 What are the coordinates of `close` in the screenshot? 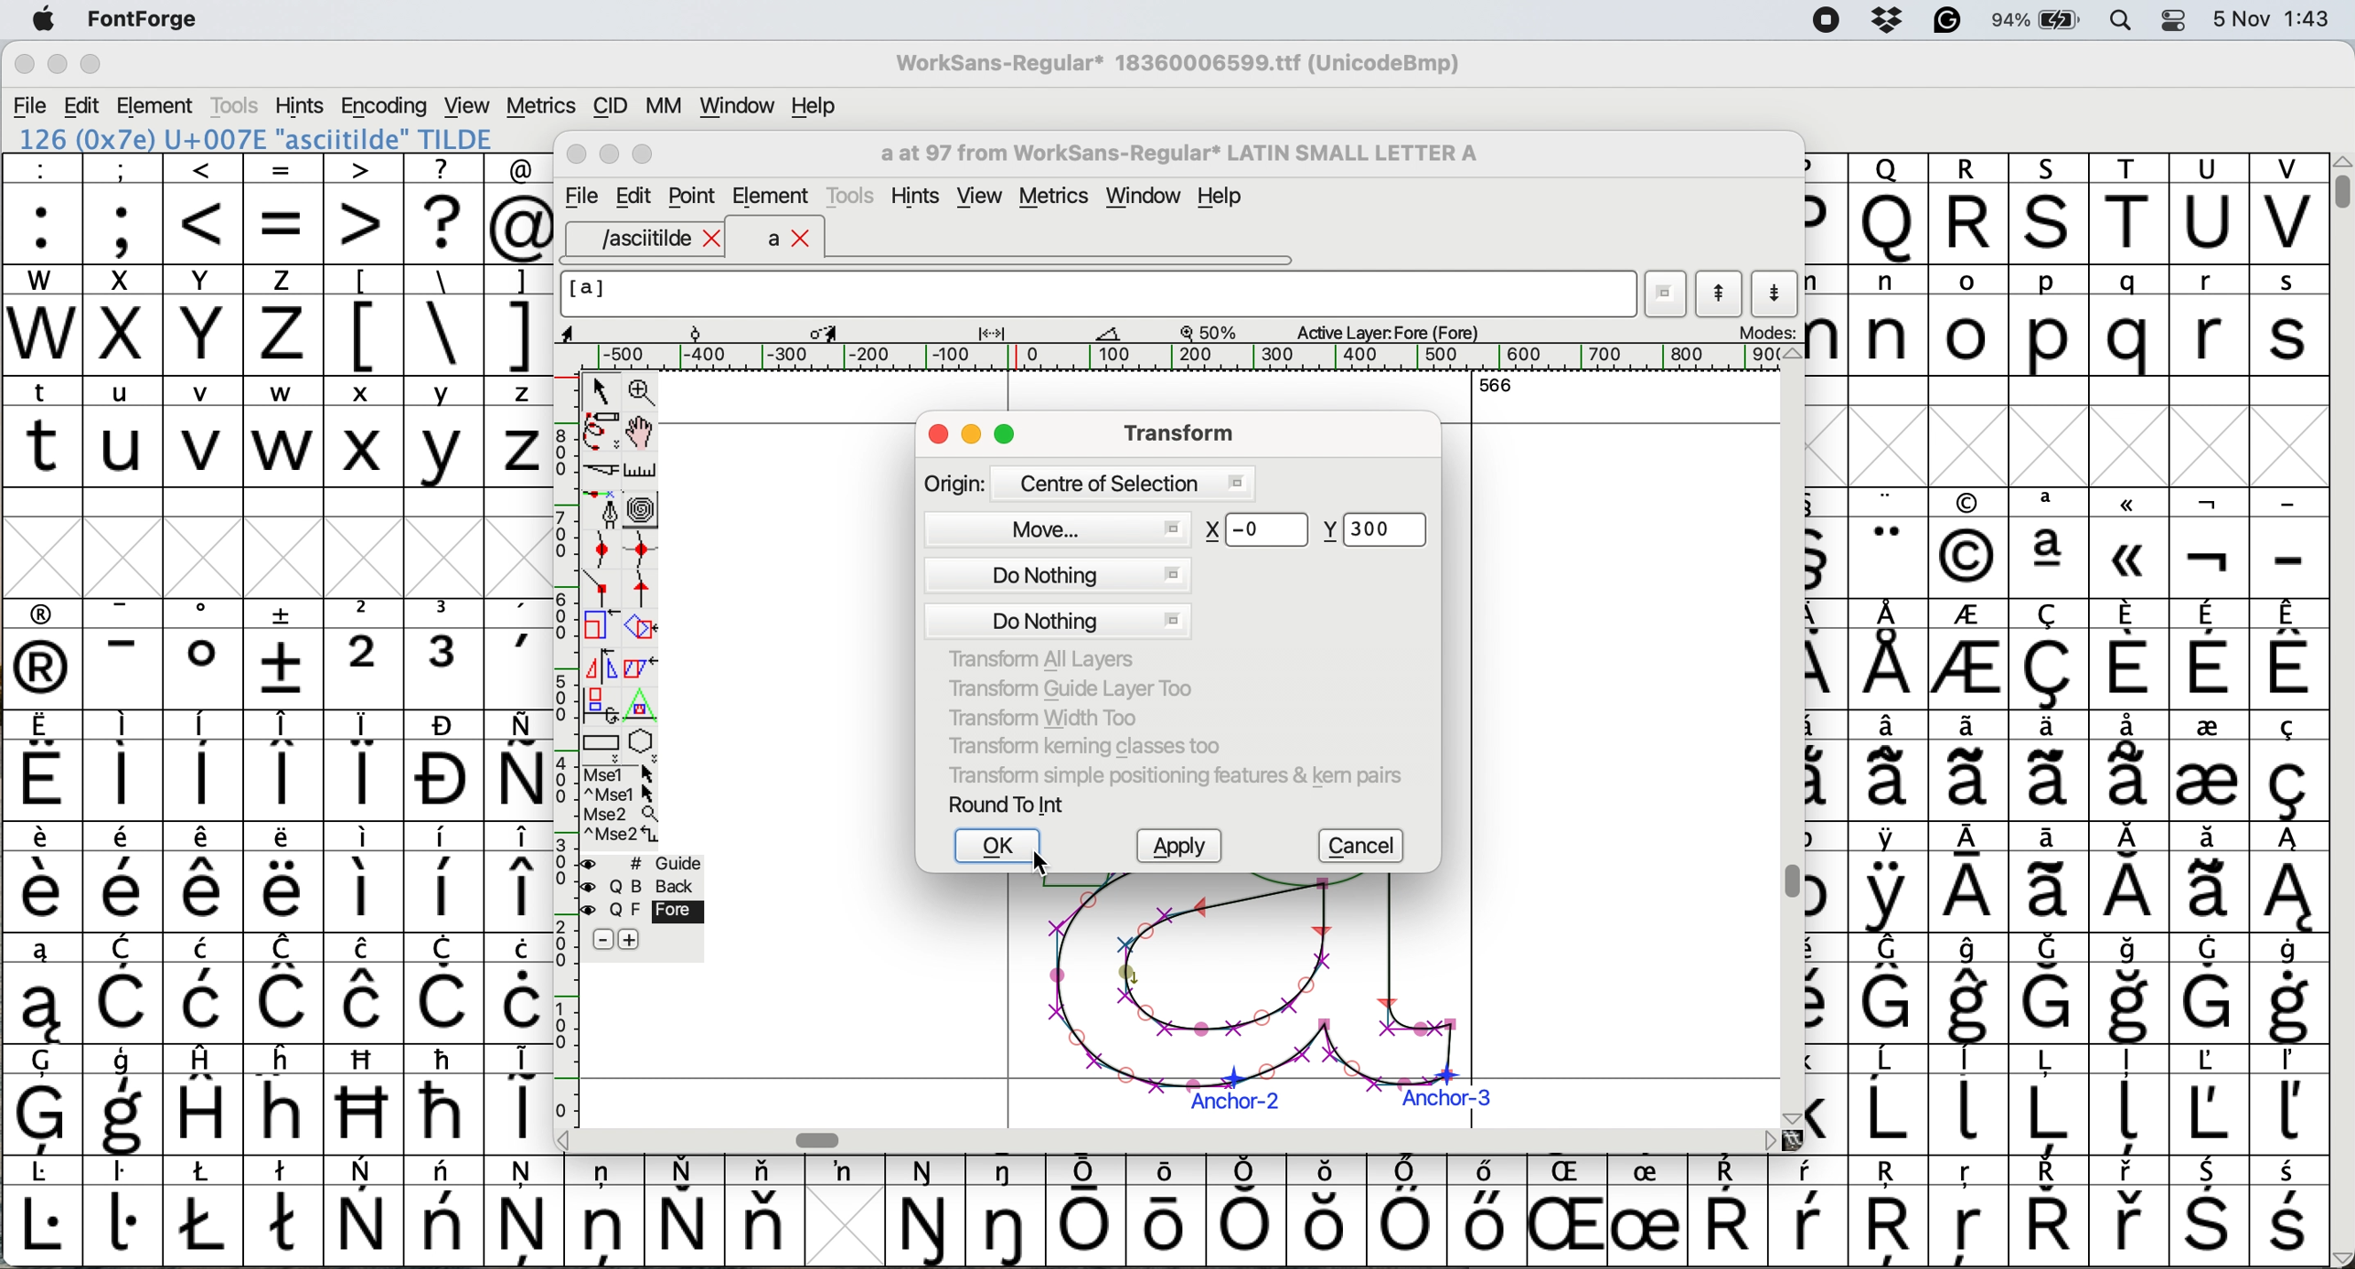 It's located at (938, 436).